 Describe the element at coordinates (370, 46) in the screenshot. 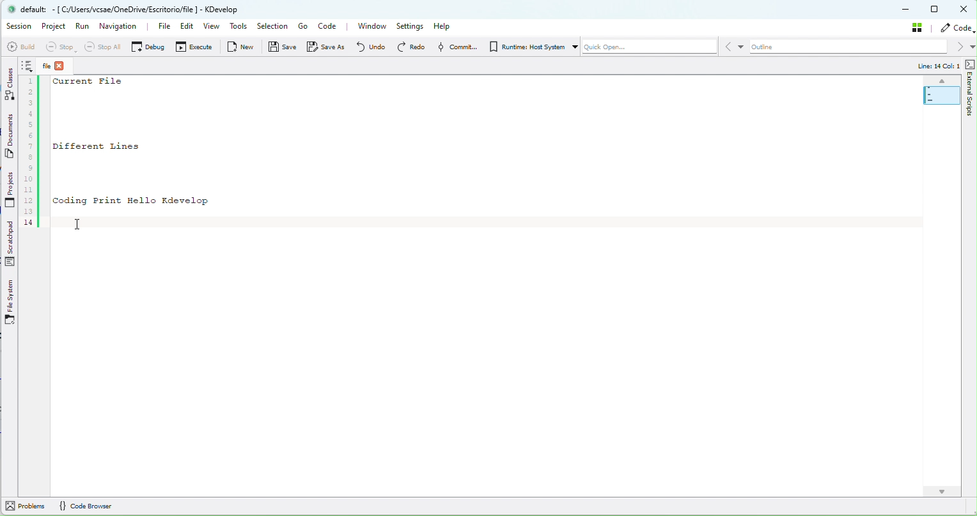

I see `Undo` at that location.